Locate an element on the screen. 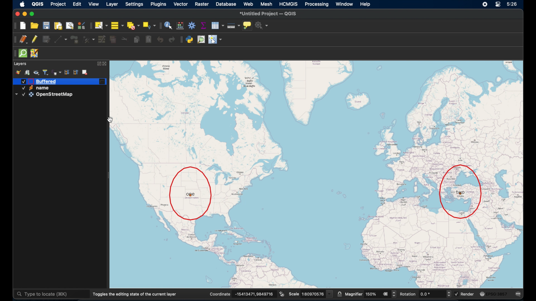 The image size is (536, 301). select by location is located at coordinates (149, 25).